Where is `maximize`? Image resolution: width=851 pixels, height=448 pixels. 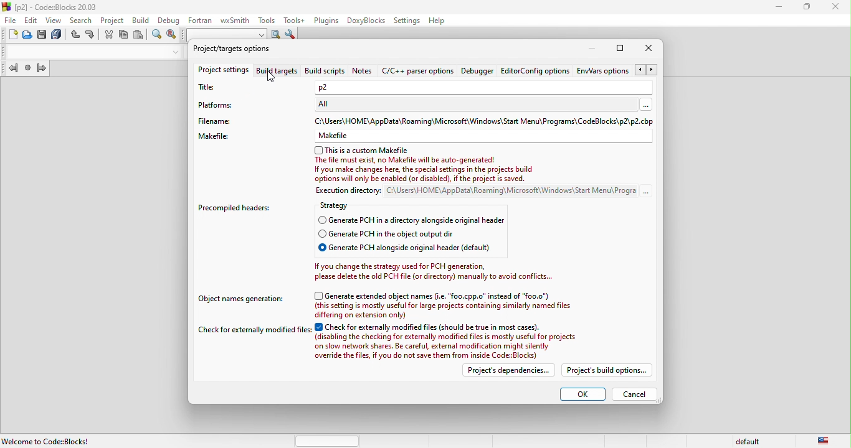
maximize is located at coordinates (807, 7).